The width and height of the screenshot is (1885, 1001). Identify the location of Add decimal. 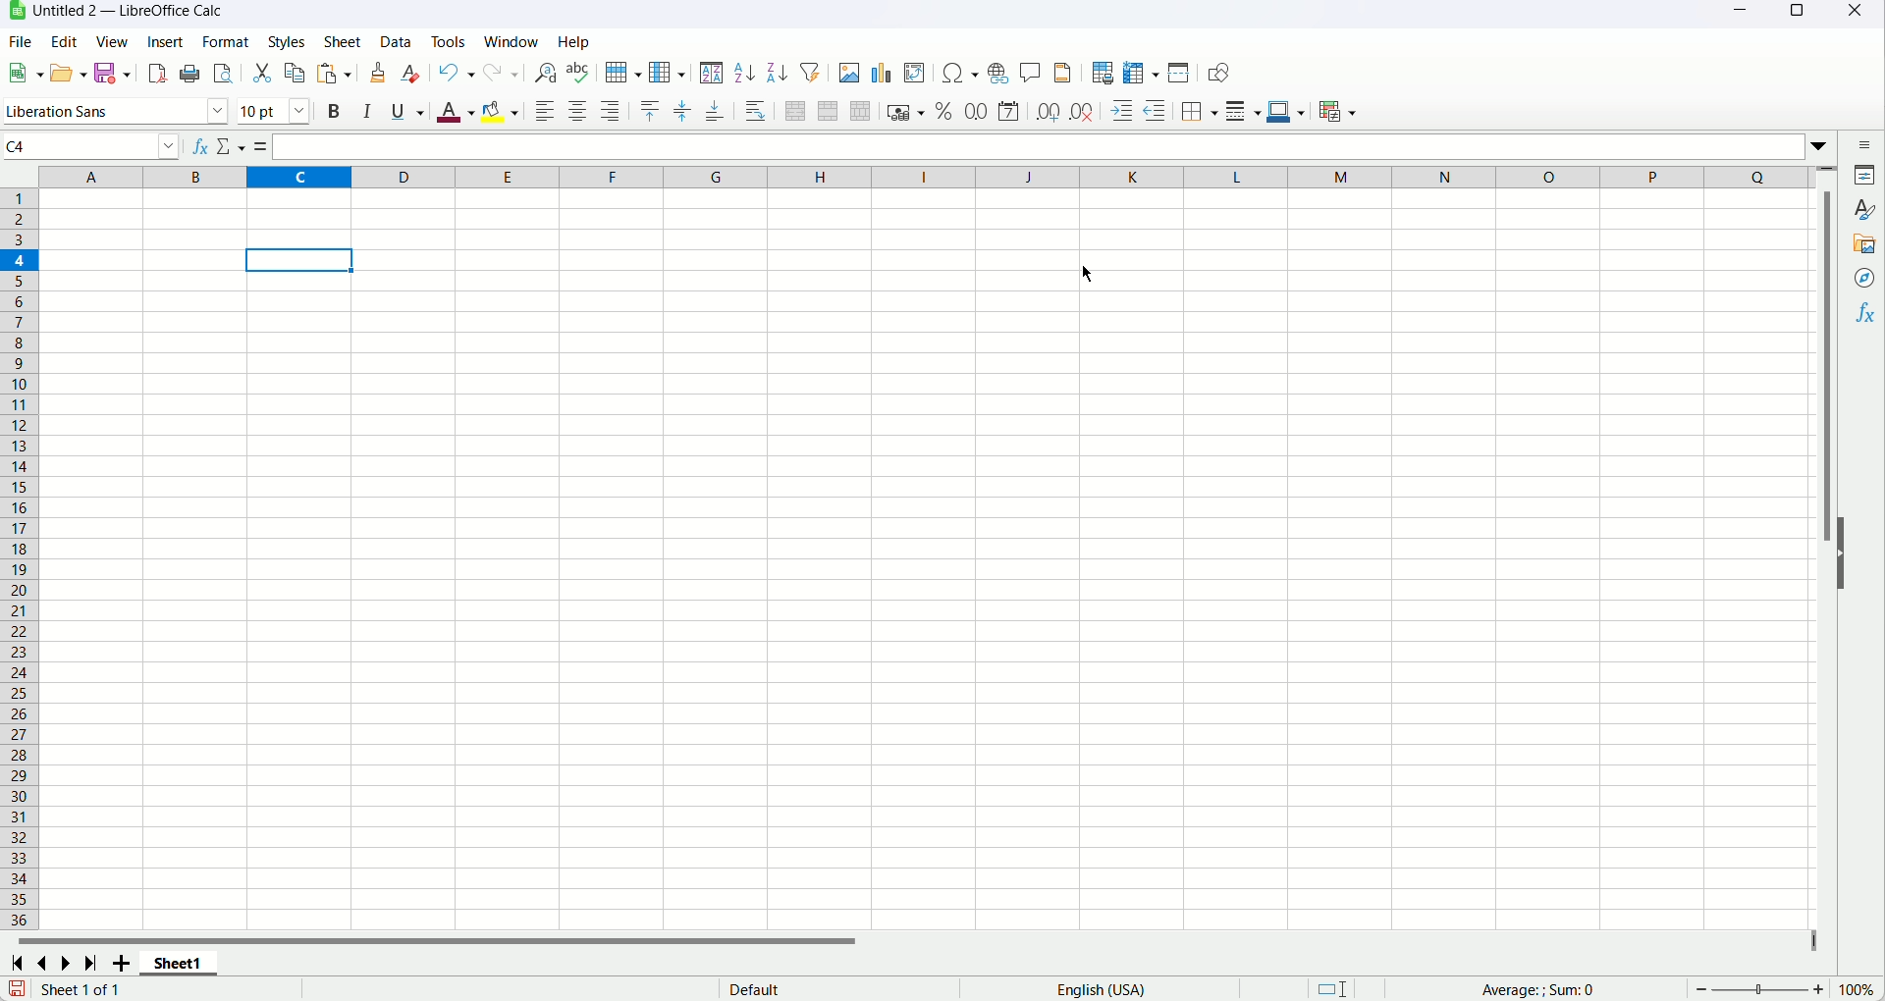
(1049, 110).